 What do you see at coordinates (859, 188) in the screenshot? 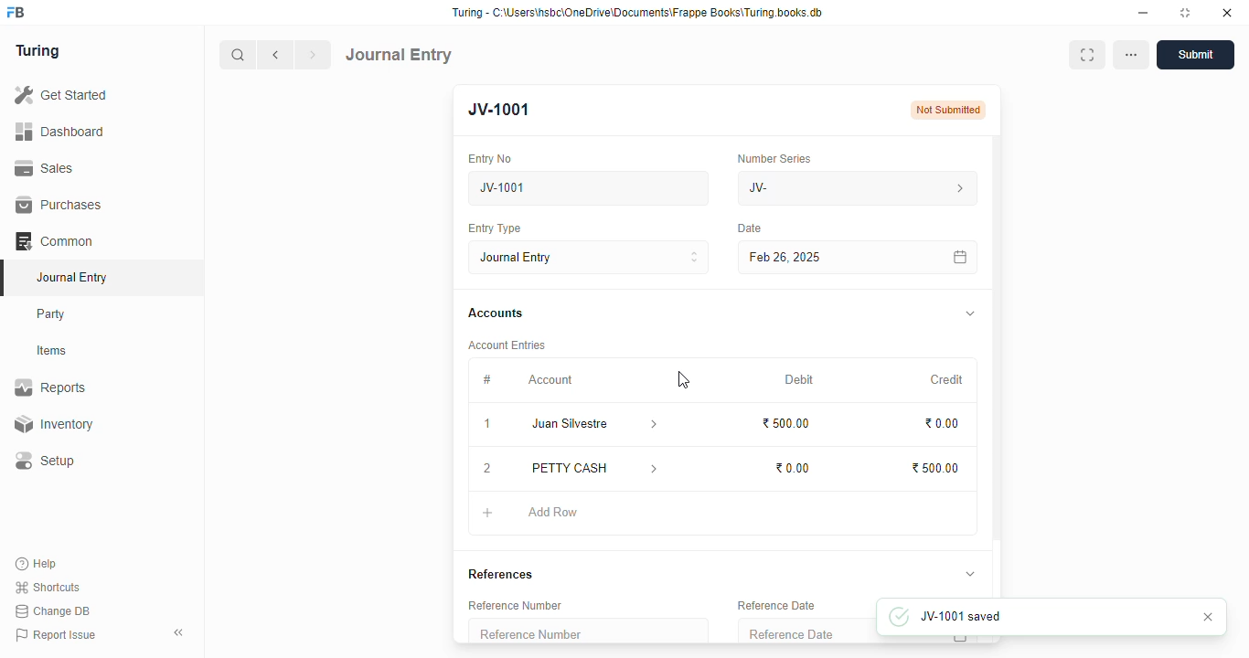
I see `JV-` at bounding box center [859, 188].